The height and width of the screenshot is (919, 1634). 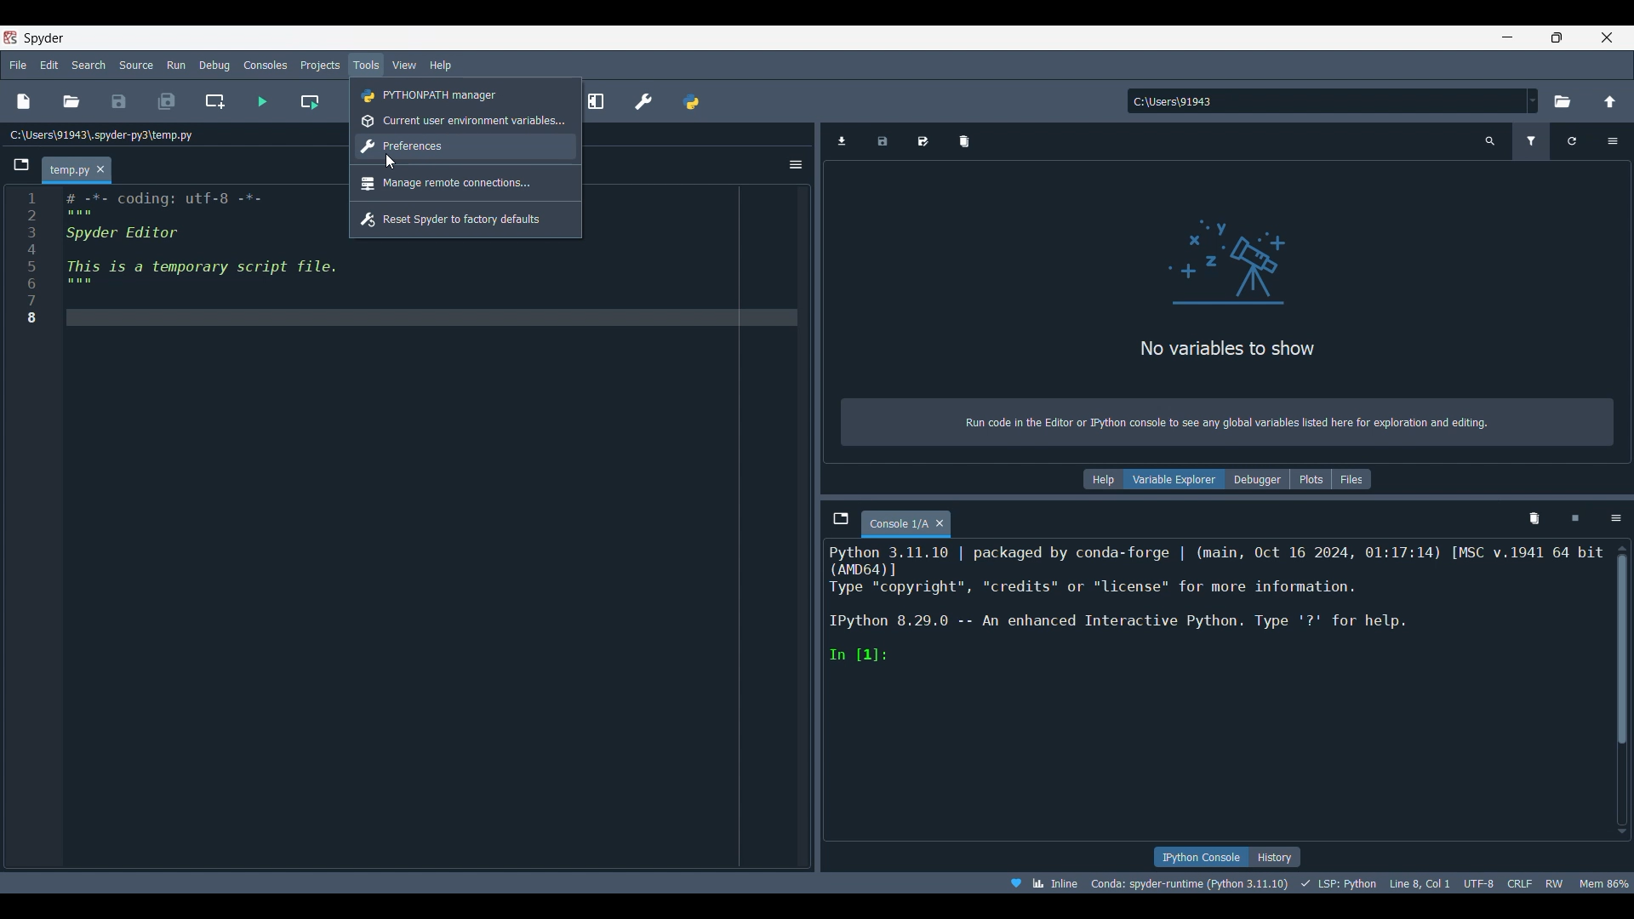 What do you see at coordinates (1228, 279) in the screenshot?
I see `variable explorer pane` at bounding box center [1228, 279].